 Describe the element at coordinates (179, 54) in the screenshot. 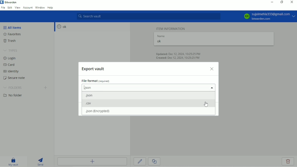

I see `Updated: Dec 12, 2024,    10:25:25 PM` at that location.